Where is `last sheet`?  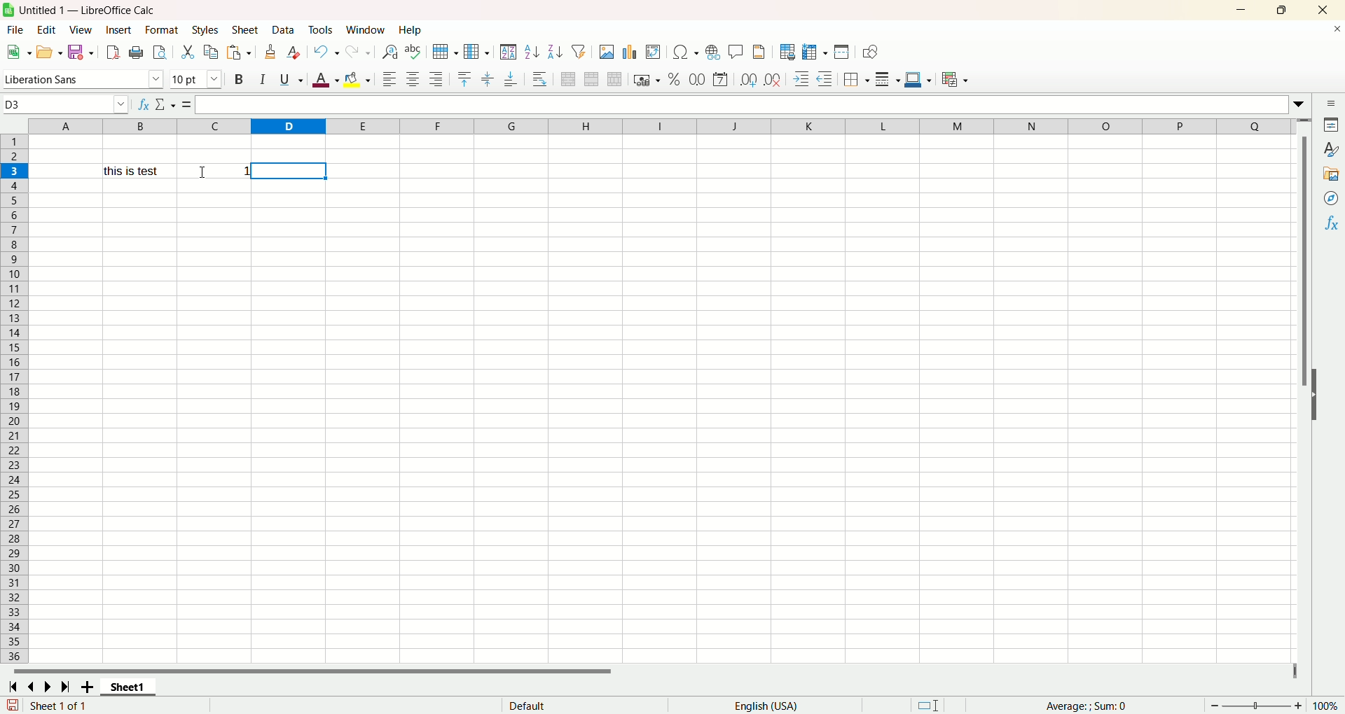
last sheet is located at coordinates (65, 687).